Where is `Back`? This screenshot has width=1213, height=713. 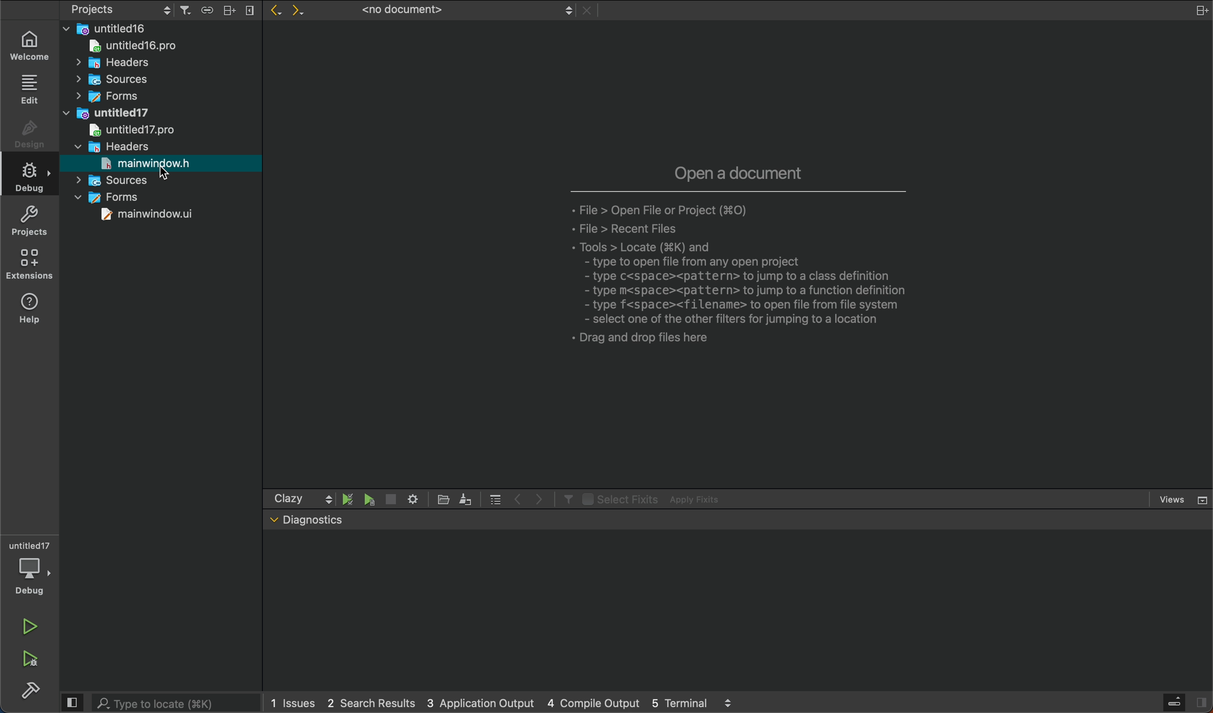 Back is located at coordinates (273, 12).